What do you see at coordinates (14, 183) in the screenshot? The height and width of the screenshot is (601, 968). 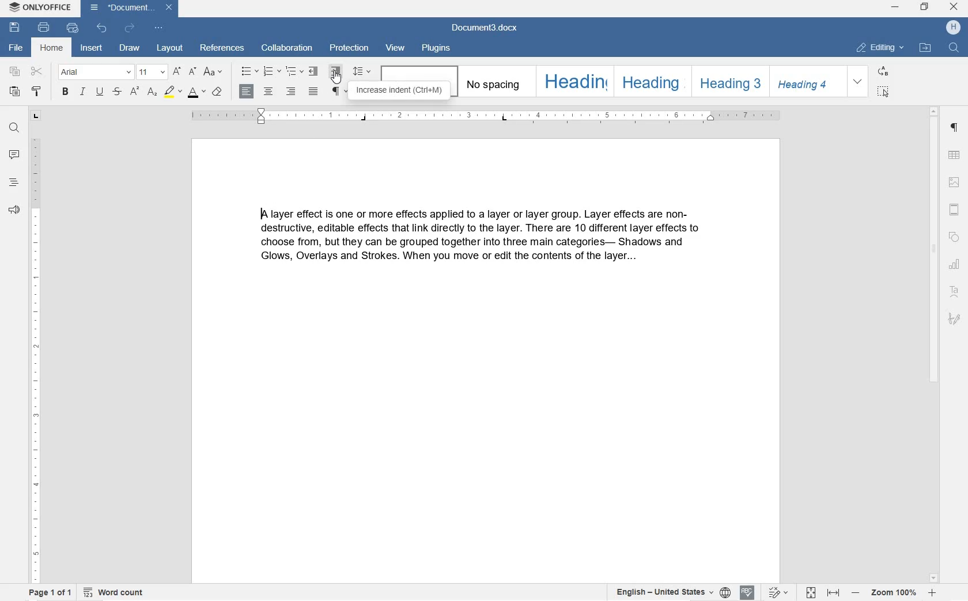 I see `HEADINGS` at bounding box center [14, 183].